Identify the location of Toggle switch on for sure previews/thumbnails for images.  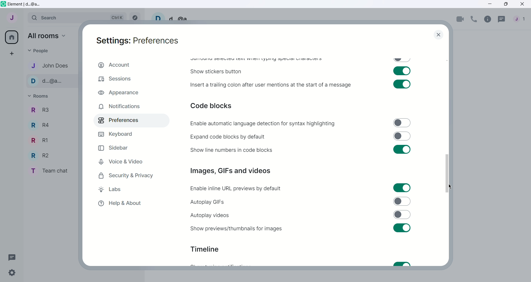
(401, 228).